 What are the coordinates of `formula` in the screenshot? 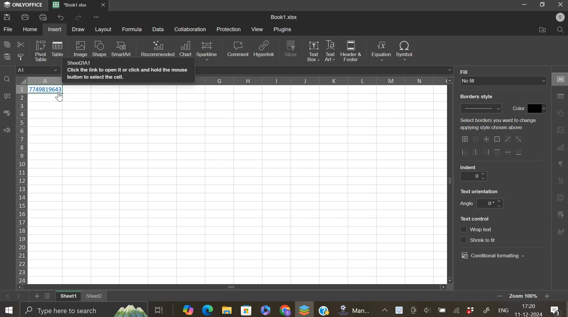 It's located at (132, 29).